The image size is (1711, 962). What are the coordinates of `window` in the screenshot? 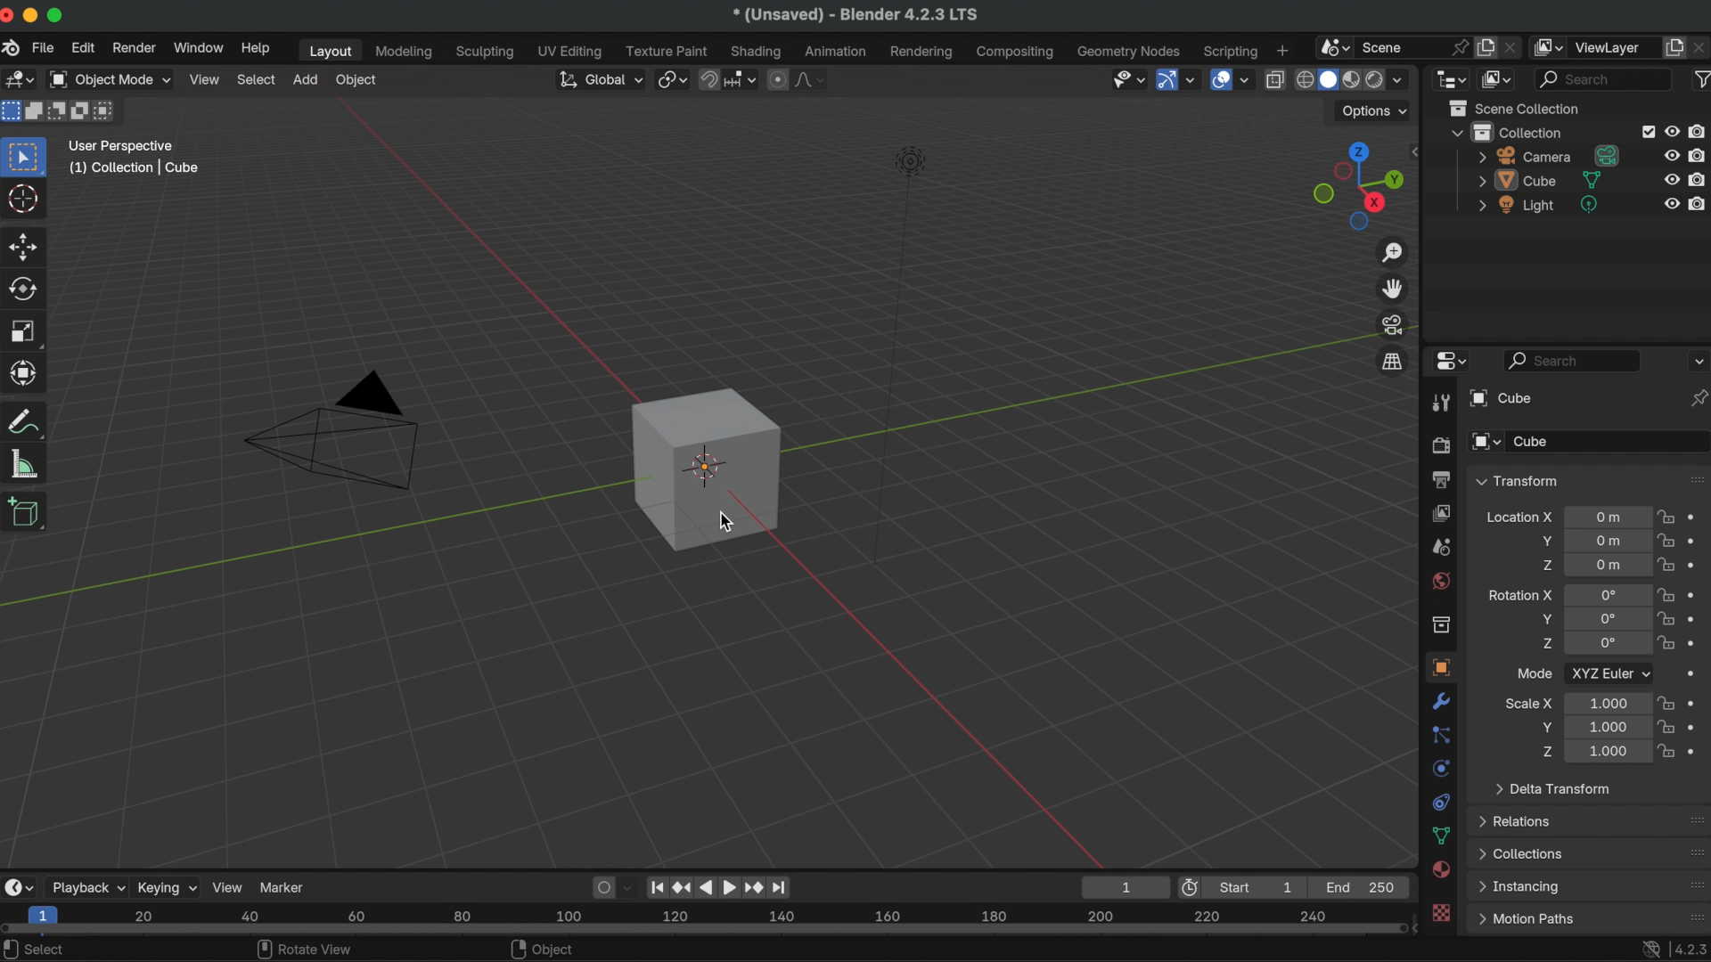 It's located at (197, 47).